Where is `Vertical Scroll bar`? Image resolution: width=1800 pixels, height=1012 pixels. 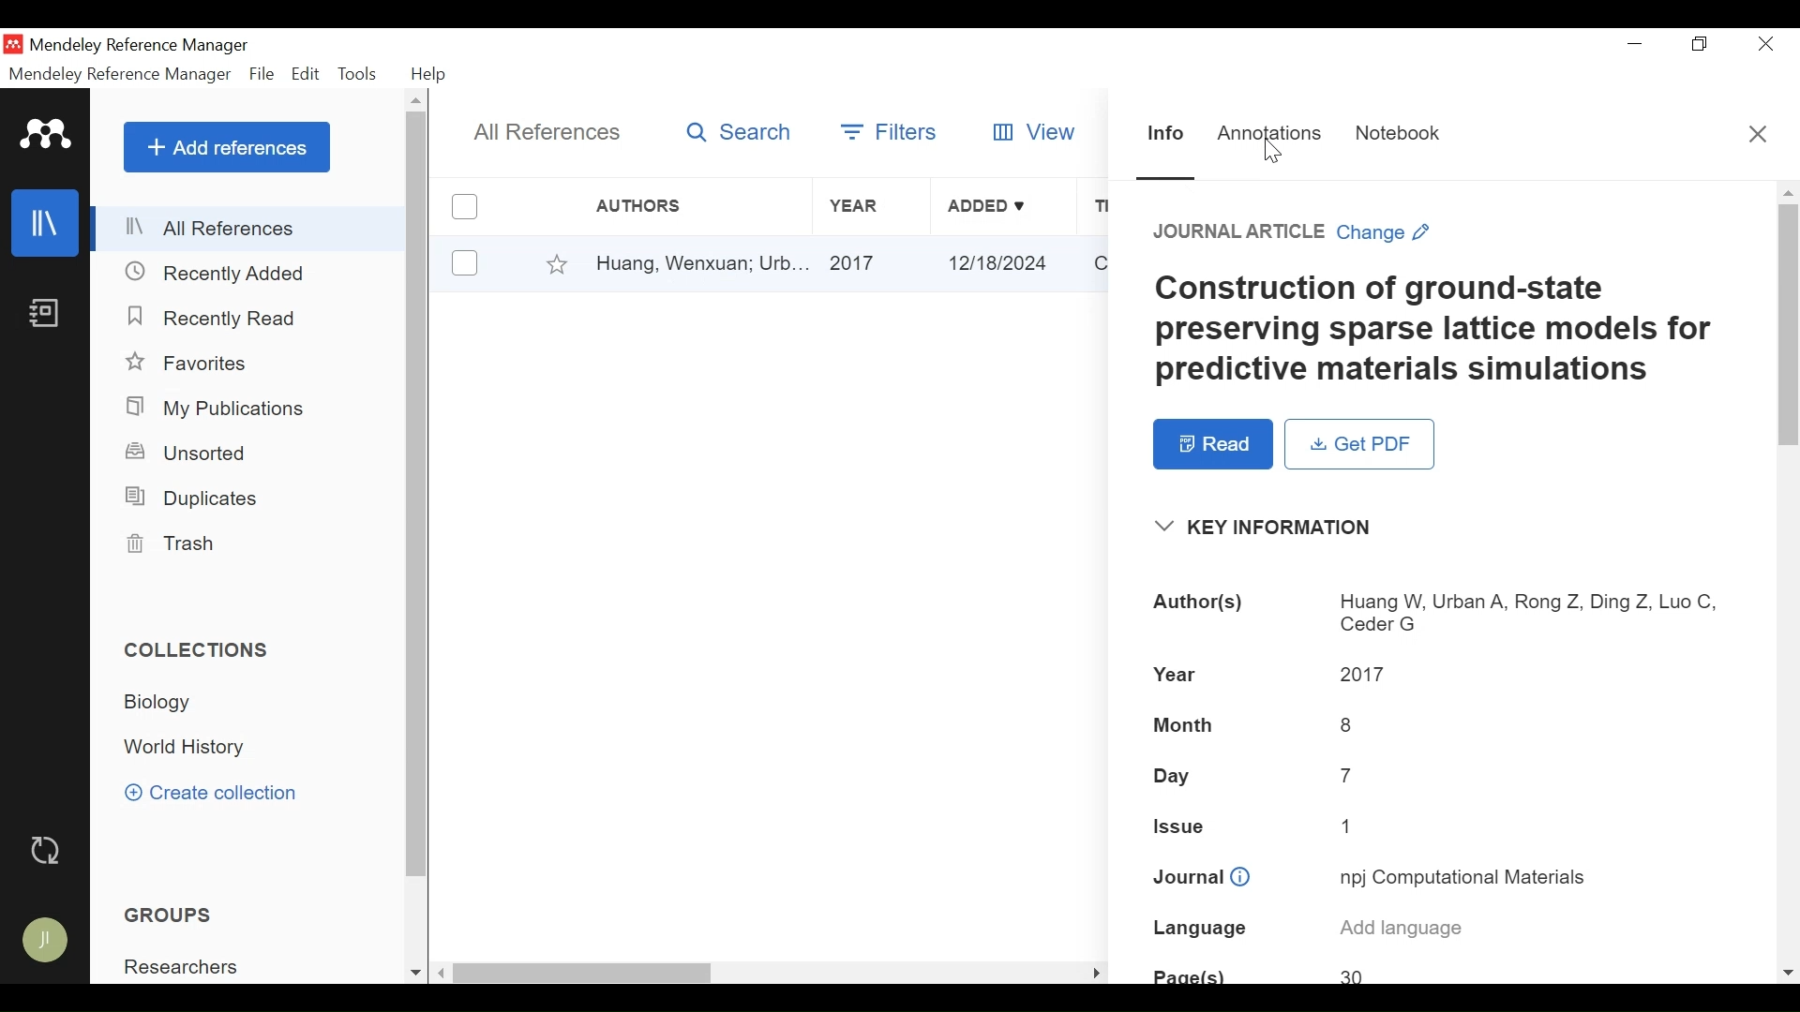 Vertical Scroll bar is located at coordinates (419, 498).